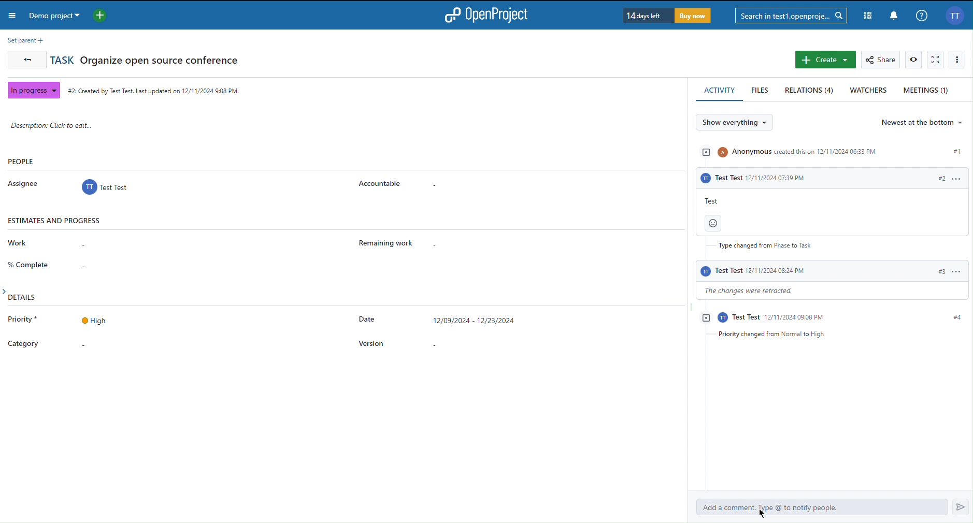 The width and height of the screenshot is (973, 523). What do you see at coordinates (720, 91) in the screenshot?
I see `Activity` at bounding box center [720, 91].